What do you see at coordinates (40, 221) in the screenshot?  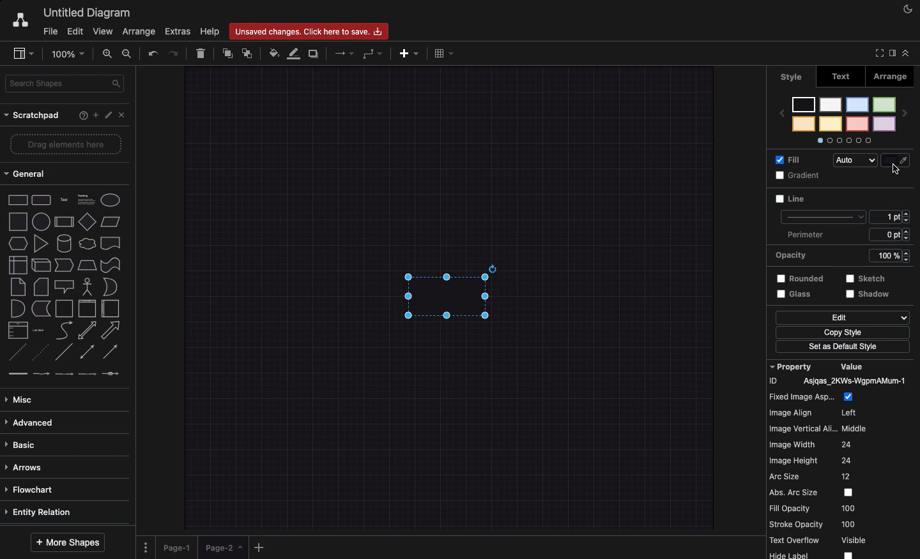 I see `circle` at bounding box center [40, 221].